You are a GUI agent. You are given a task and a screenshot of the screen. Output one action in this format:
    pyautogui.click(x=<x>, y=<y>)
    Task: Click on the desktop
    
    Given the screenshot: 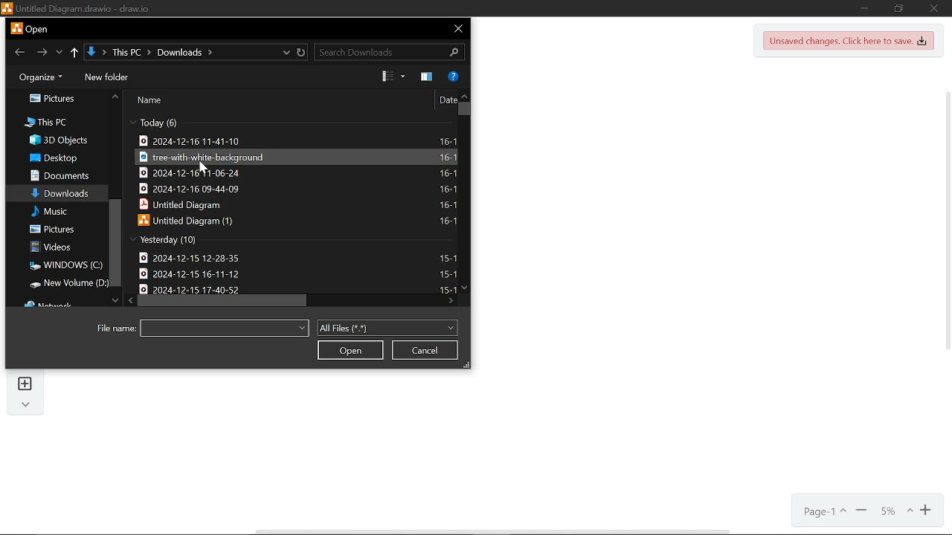 What is the action you would take?
    pyautogui.click(x=57, y=158)
    